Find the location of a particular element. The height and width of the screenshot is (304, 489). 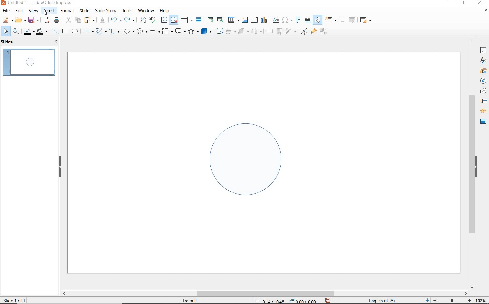

line color is located at coordinates (28, 31).